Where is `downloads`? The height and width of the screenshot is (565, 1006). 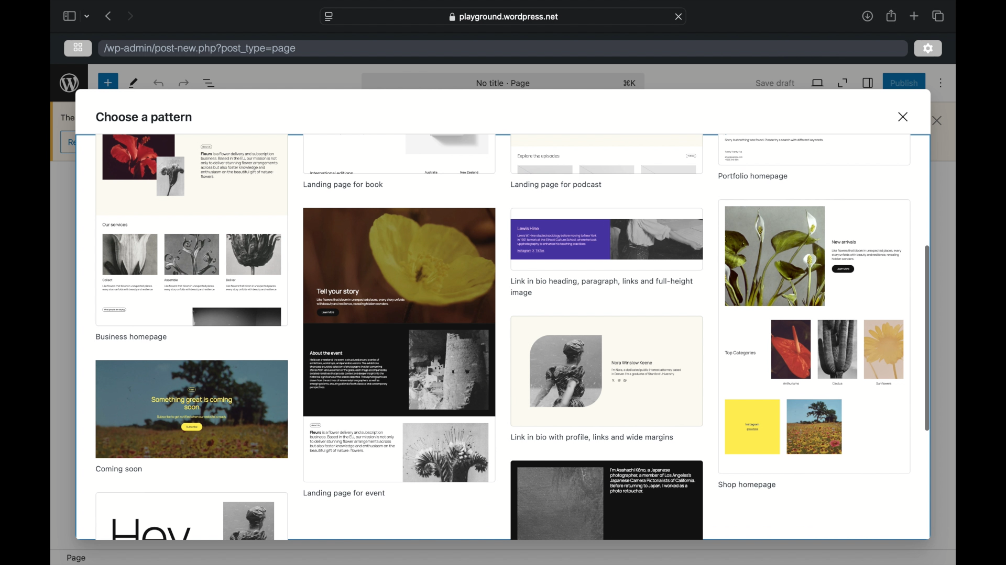
downloads is located at coordinates (867, 16).